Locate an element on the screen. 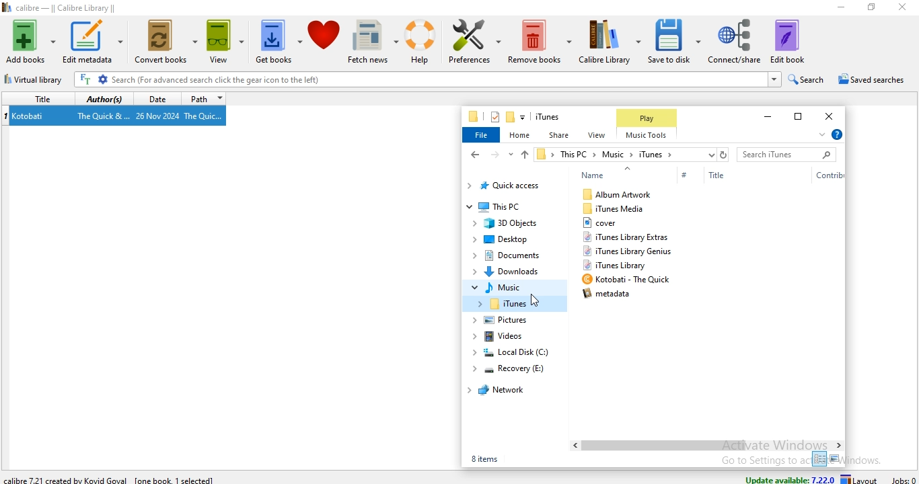 This screenshot has height=484, width=919. large icon view is located at coordinates (836, 458).